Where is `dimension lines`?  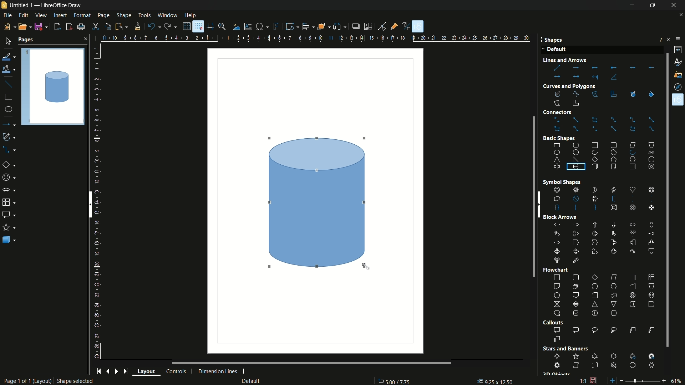
dimension lines is located at coordinates (218, 372).